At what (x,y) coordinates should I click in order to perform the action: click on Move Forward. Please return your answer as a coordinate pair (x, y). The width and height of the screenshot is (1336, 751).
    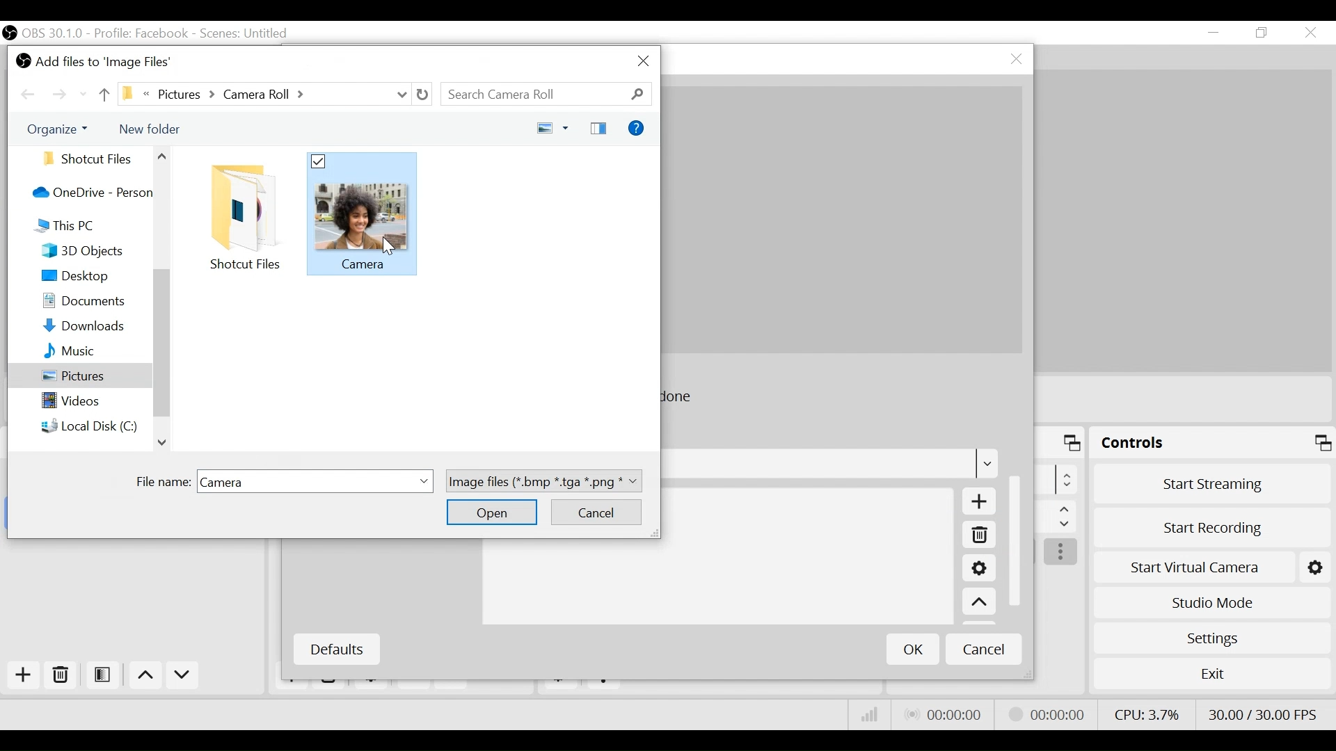
    Looking at the image, I should click on (62, 95).